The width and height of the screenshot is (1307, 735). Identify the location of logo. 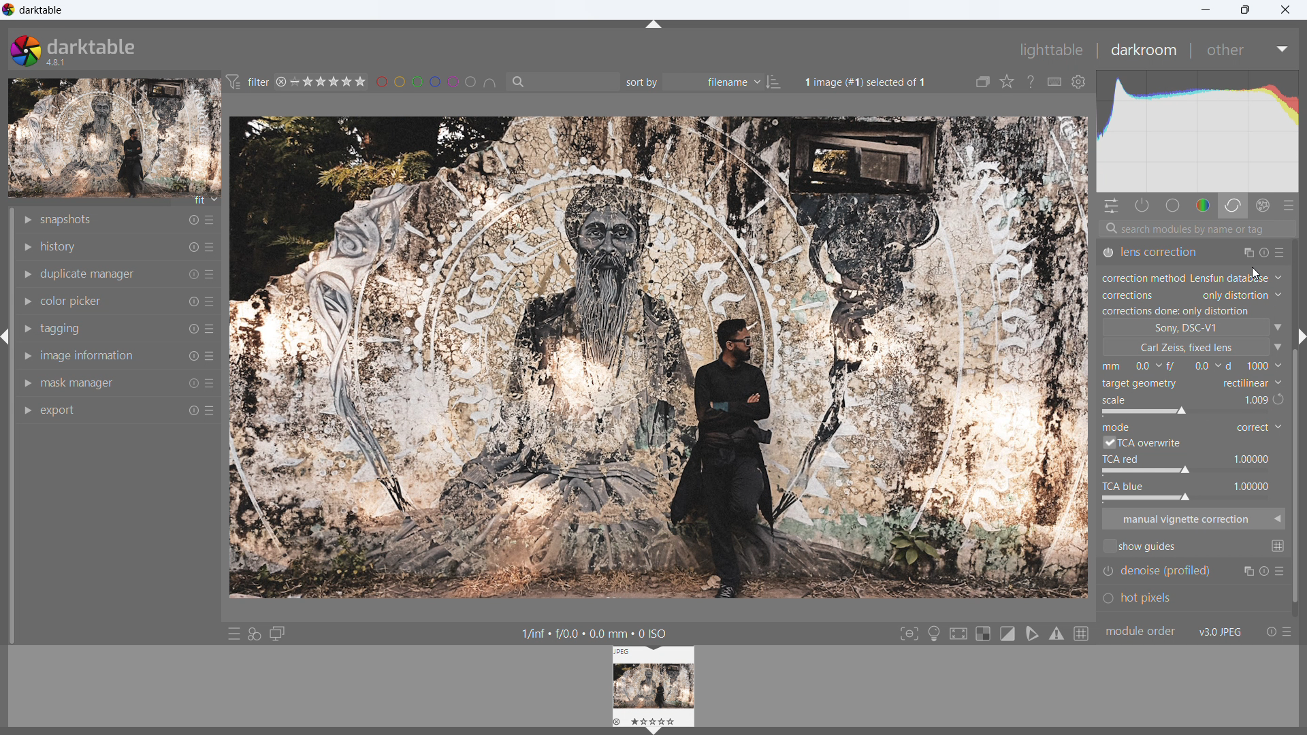
(26, 49).